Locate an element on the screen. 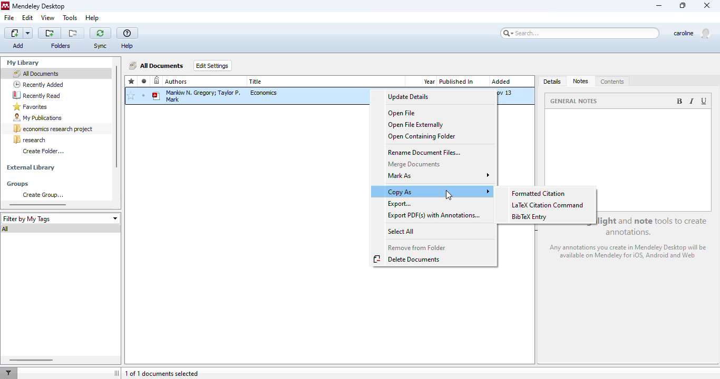 This screenshot has height=379, width=720. logo is located at coordinates (5, 6).